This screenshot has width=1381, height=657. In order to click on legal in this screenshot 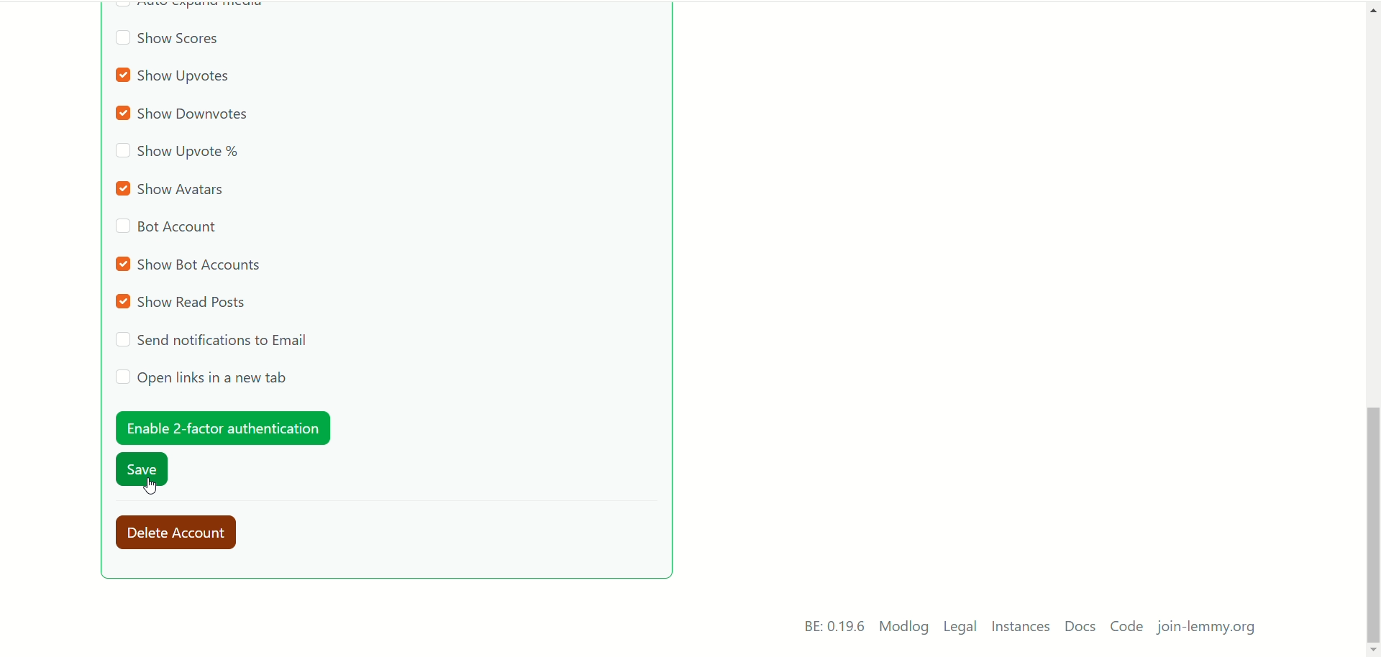, I will do `click(961, 629)`.